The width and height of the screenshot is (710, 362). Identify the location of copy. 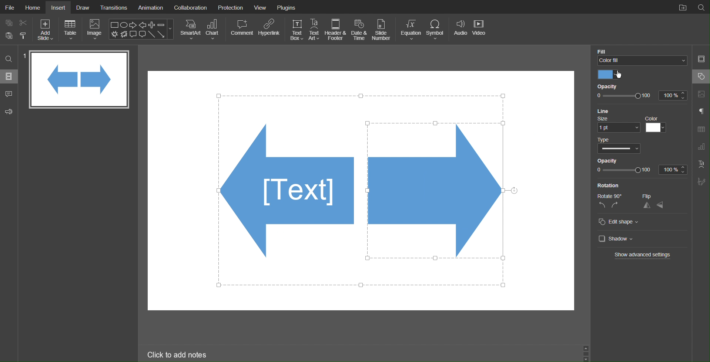
(8, 22).